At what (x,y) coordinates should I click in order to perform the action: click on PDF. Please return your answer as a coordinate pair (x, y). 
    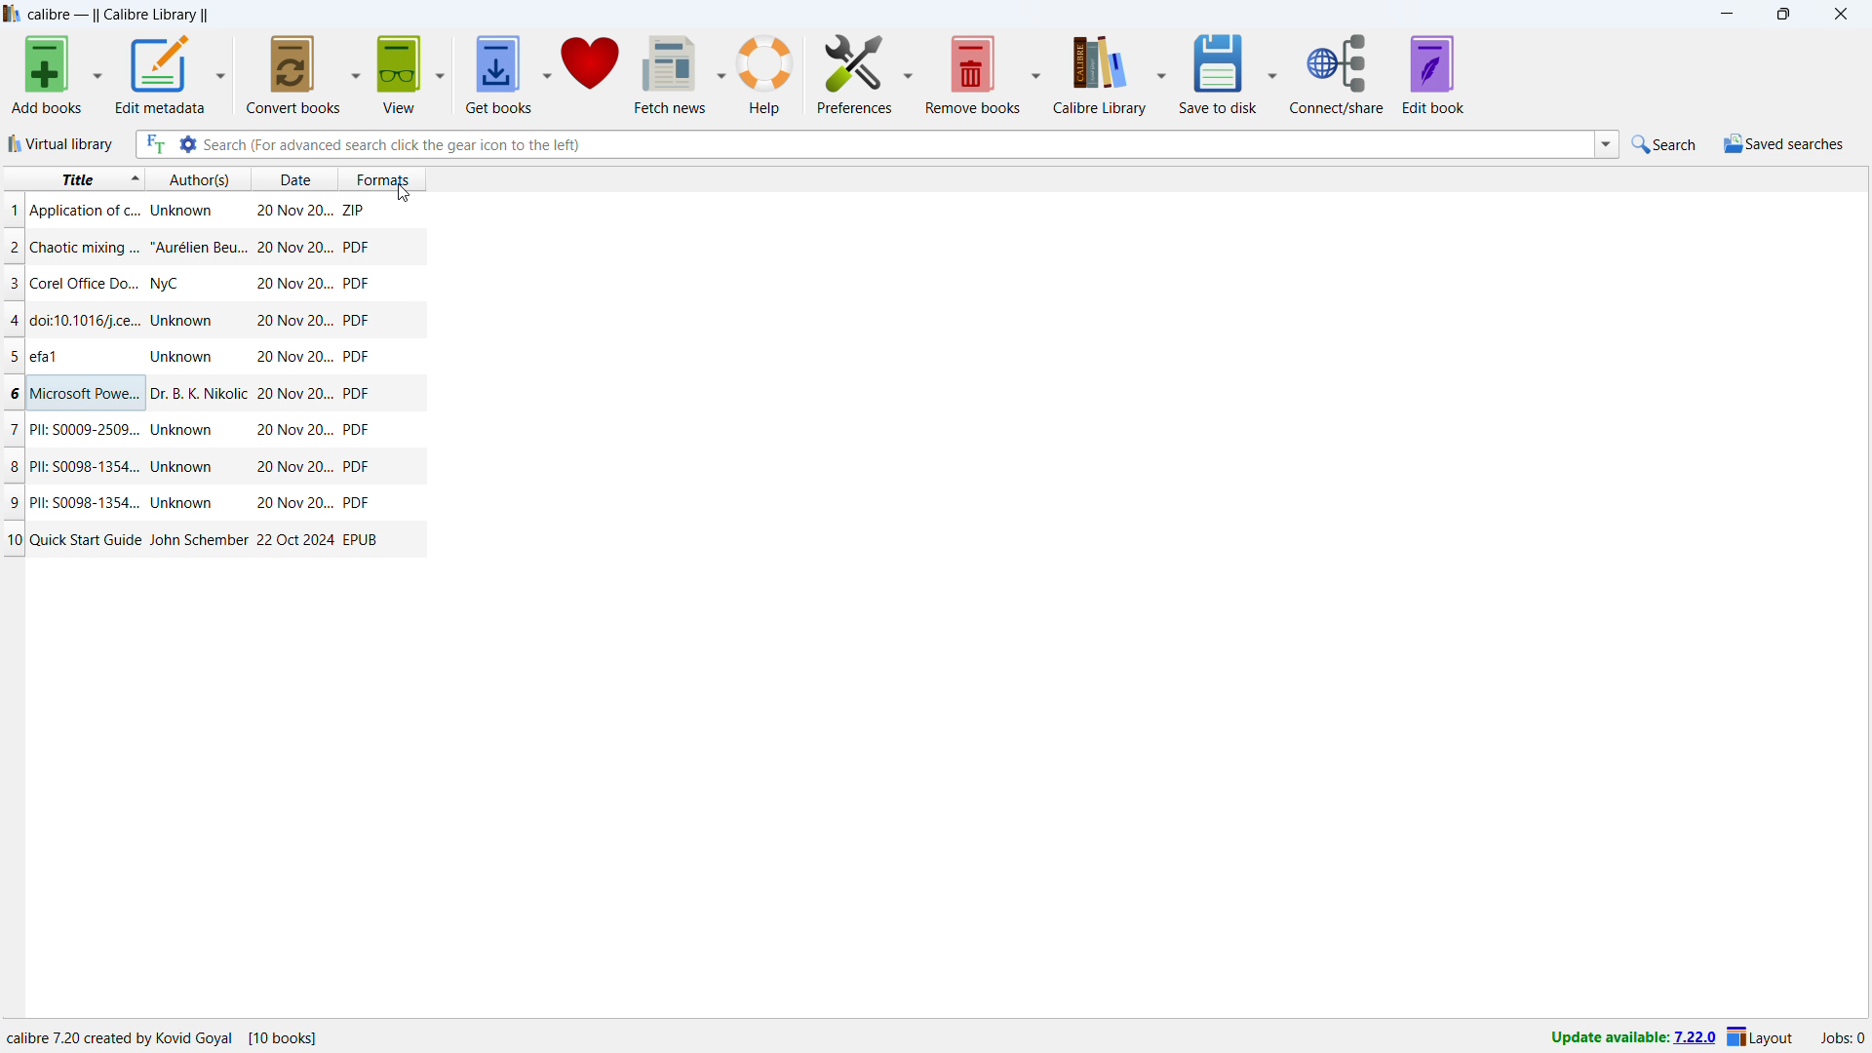
    Looking at the image, I should click on (359, 357).